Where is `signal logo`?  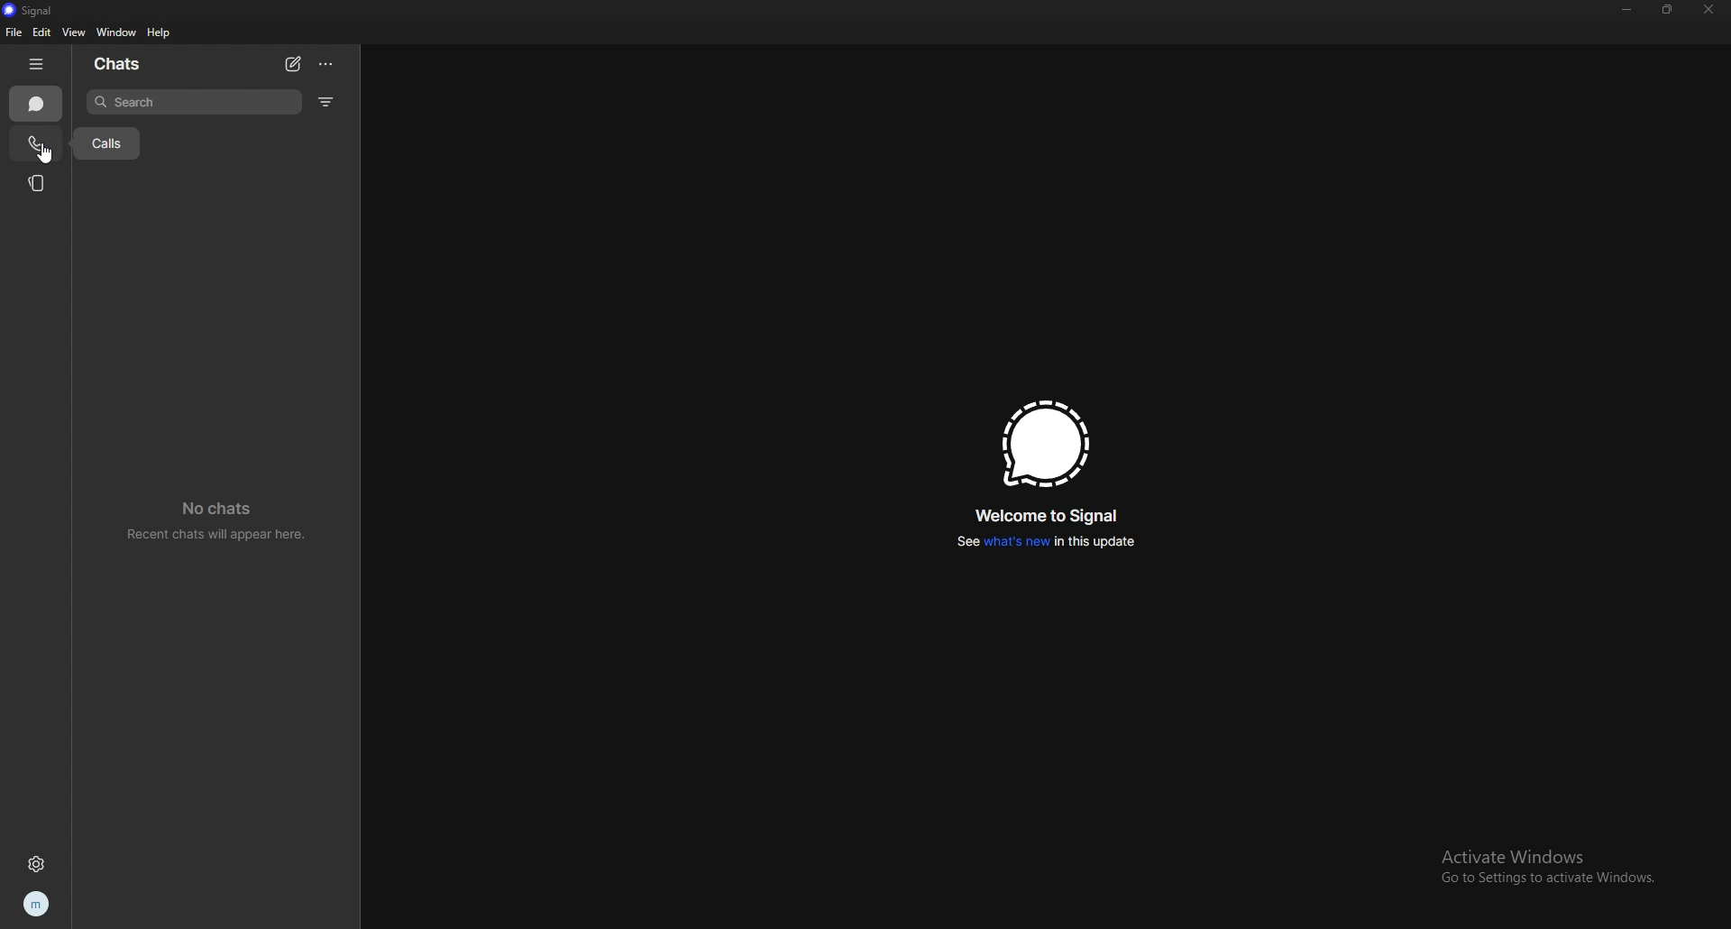 signal logo is located at coordinates (1047, 444).